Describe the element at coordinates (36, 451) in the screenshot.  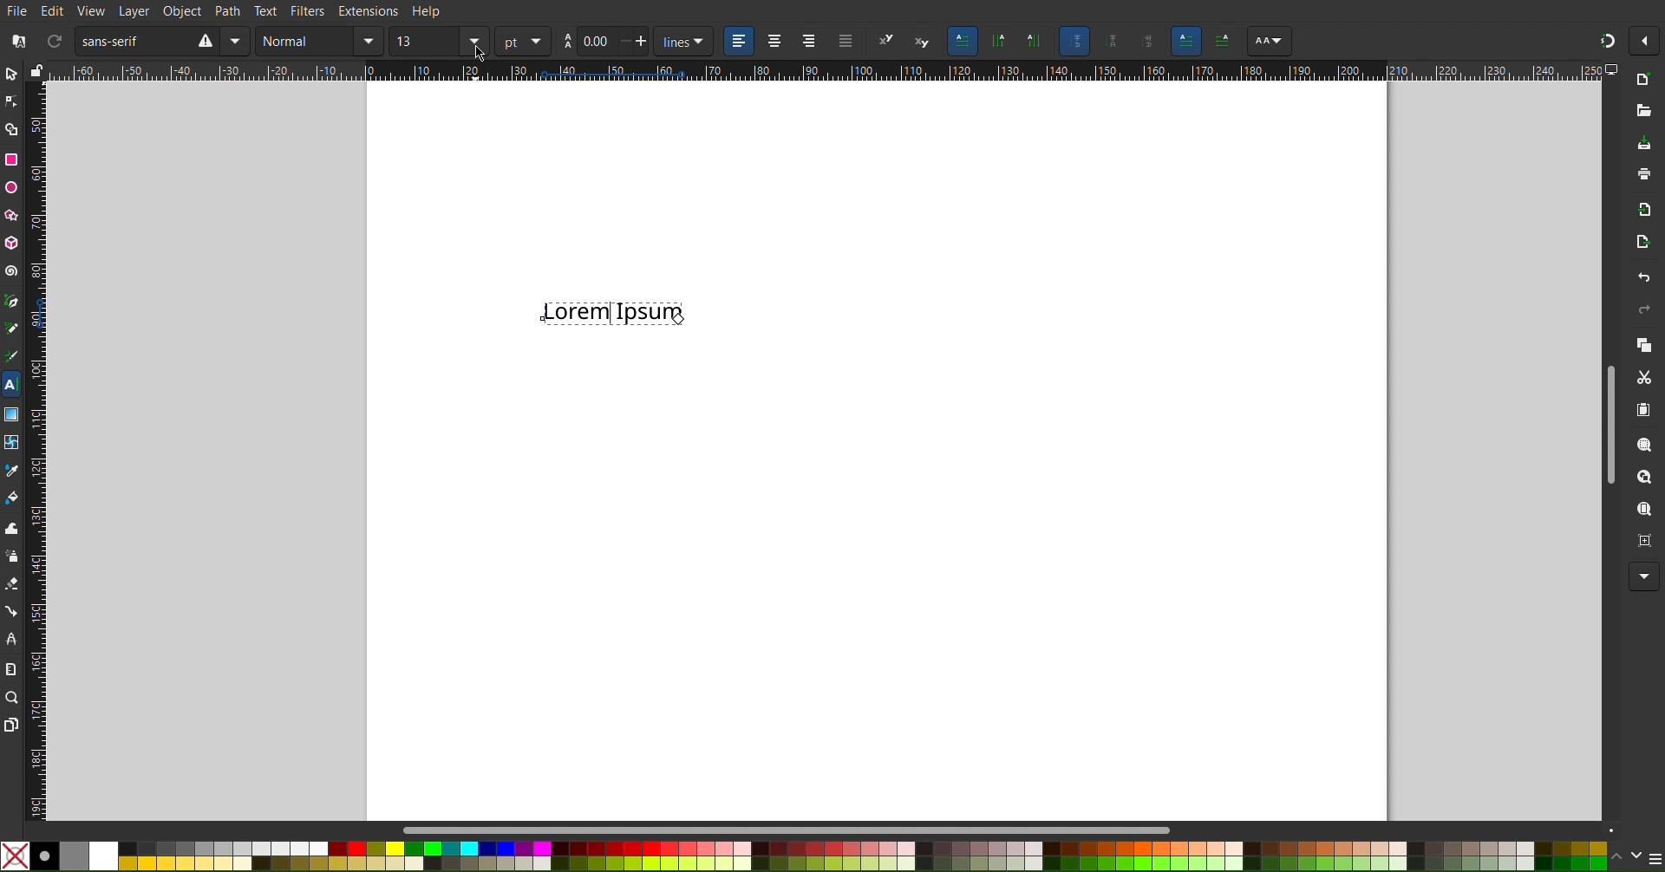
I see `Vertical Ruler` at that location.